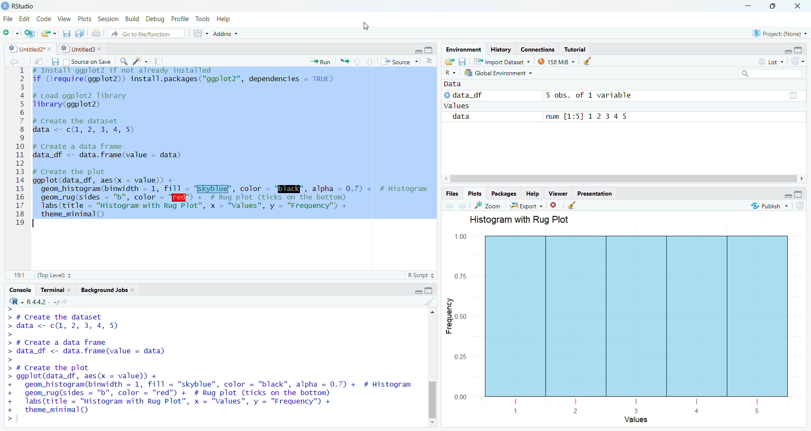 This screenshot has height=431, width=811. Describe the element at coordinates (799, 7) in the screenshot. I see `close` at that location.